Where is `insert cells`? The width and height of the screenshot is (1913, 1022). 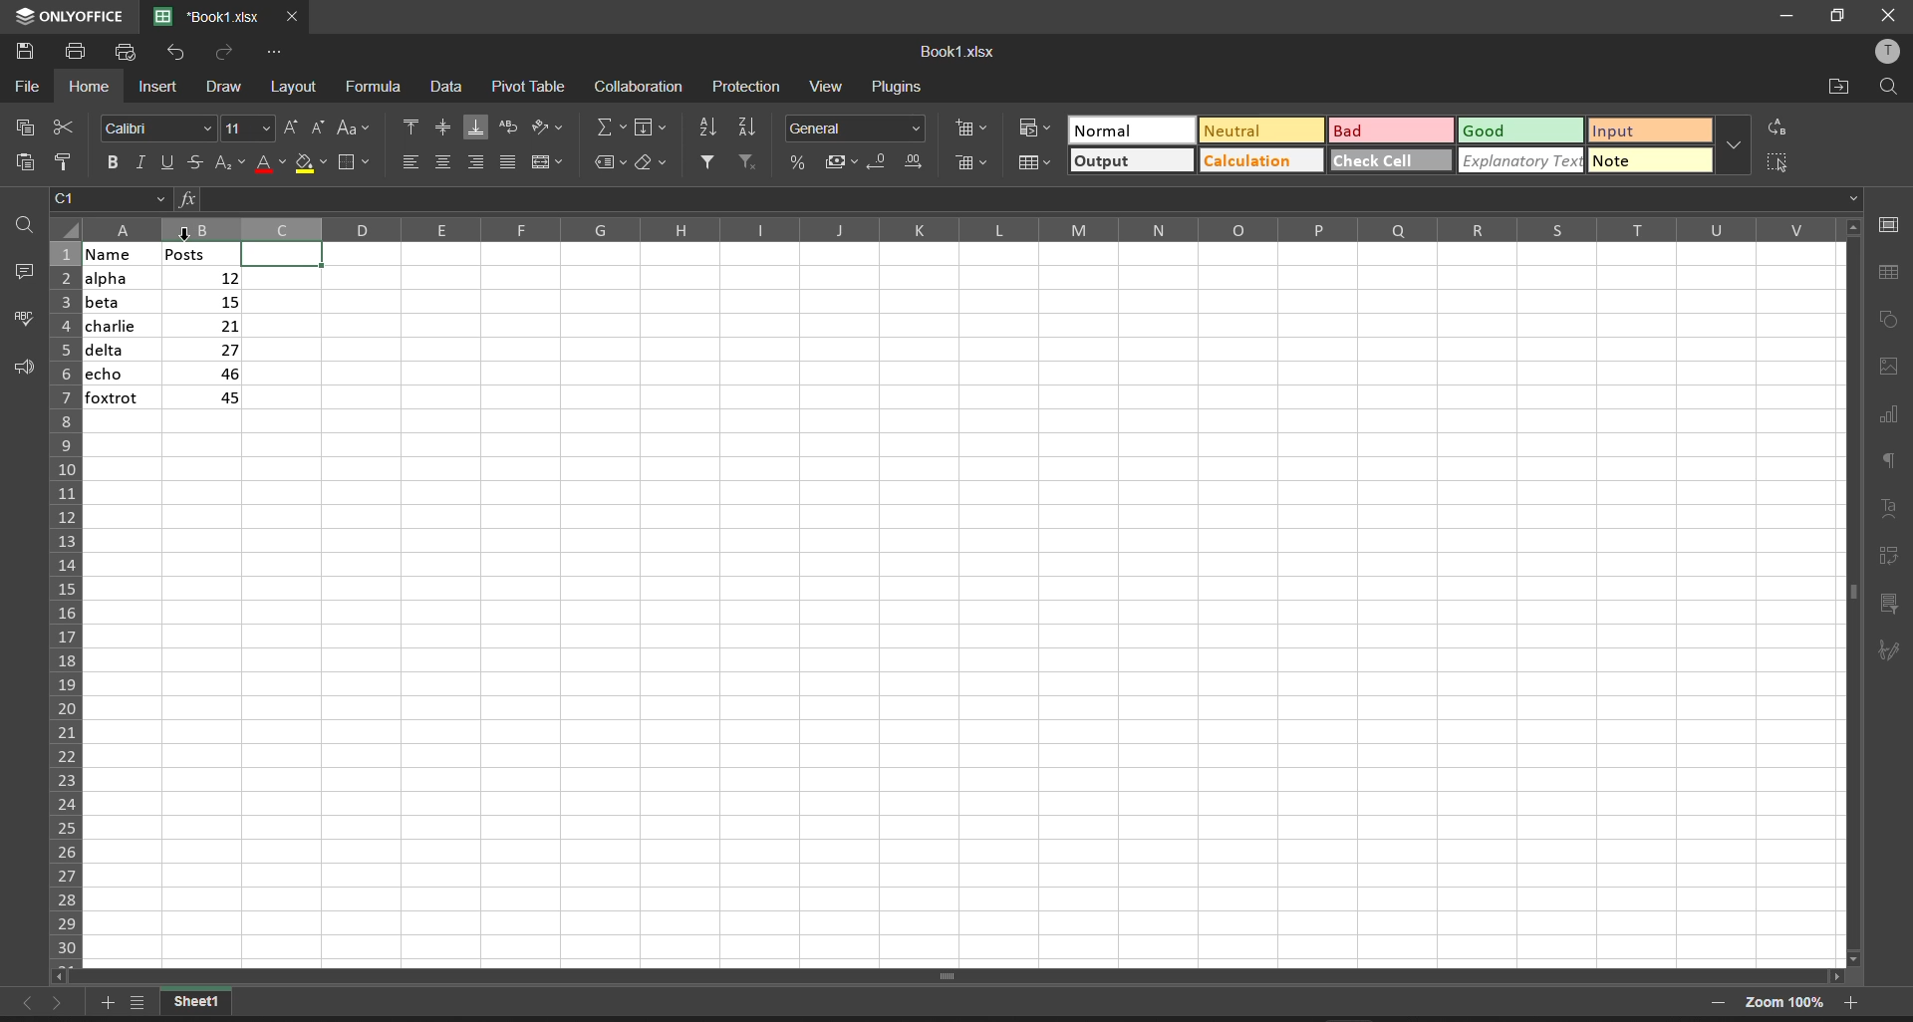
insert cells is located at coordinates (974, 128).